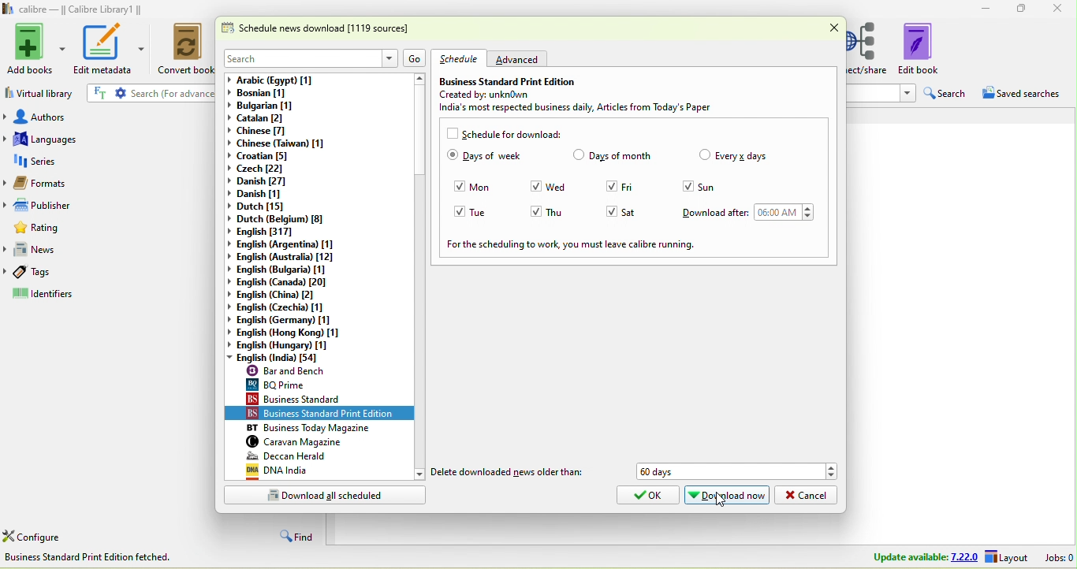  I want to click on Checkbox, so click(609, 212).